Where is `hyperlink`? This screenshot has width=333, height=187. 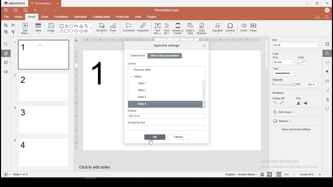 hyperlink is located at coordinates (143, 27).